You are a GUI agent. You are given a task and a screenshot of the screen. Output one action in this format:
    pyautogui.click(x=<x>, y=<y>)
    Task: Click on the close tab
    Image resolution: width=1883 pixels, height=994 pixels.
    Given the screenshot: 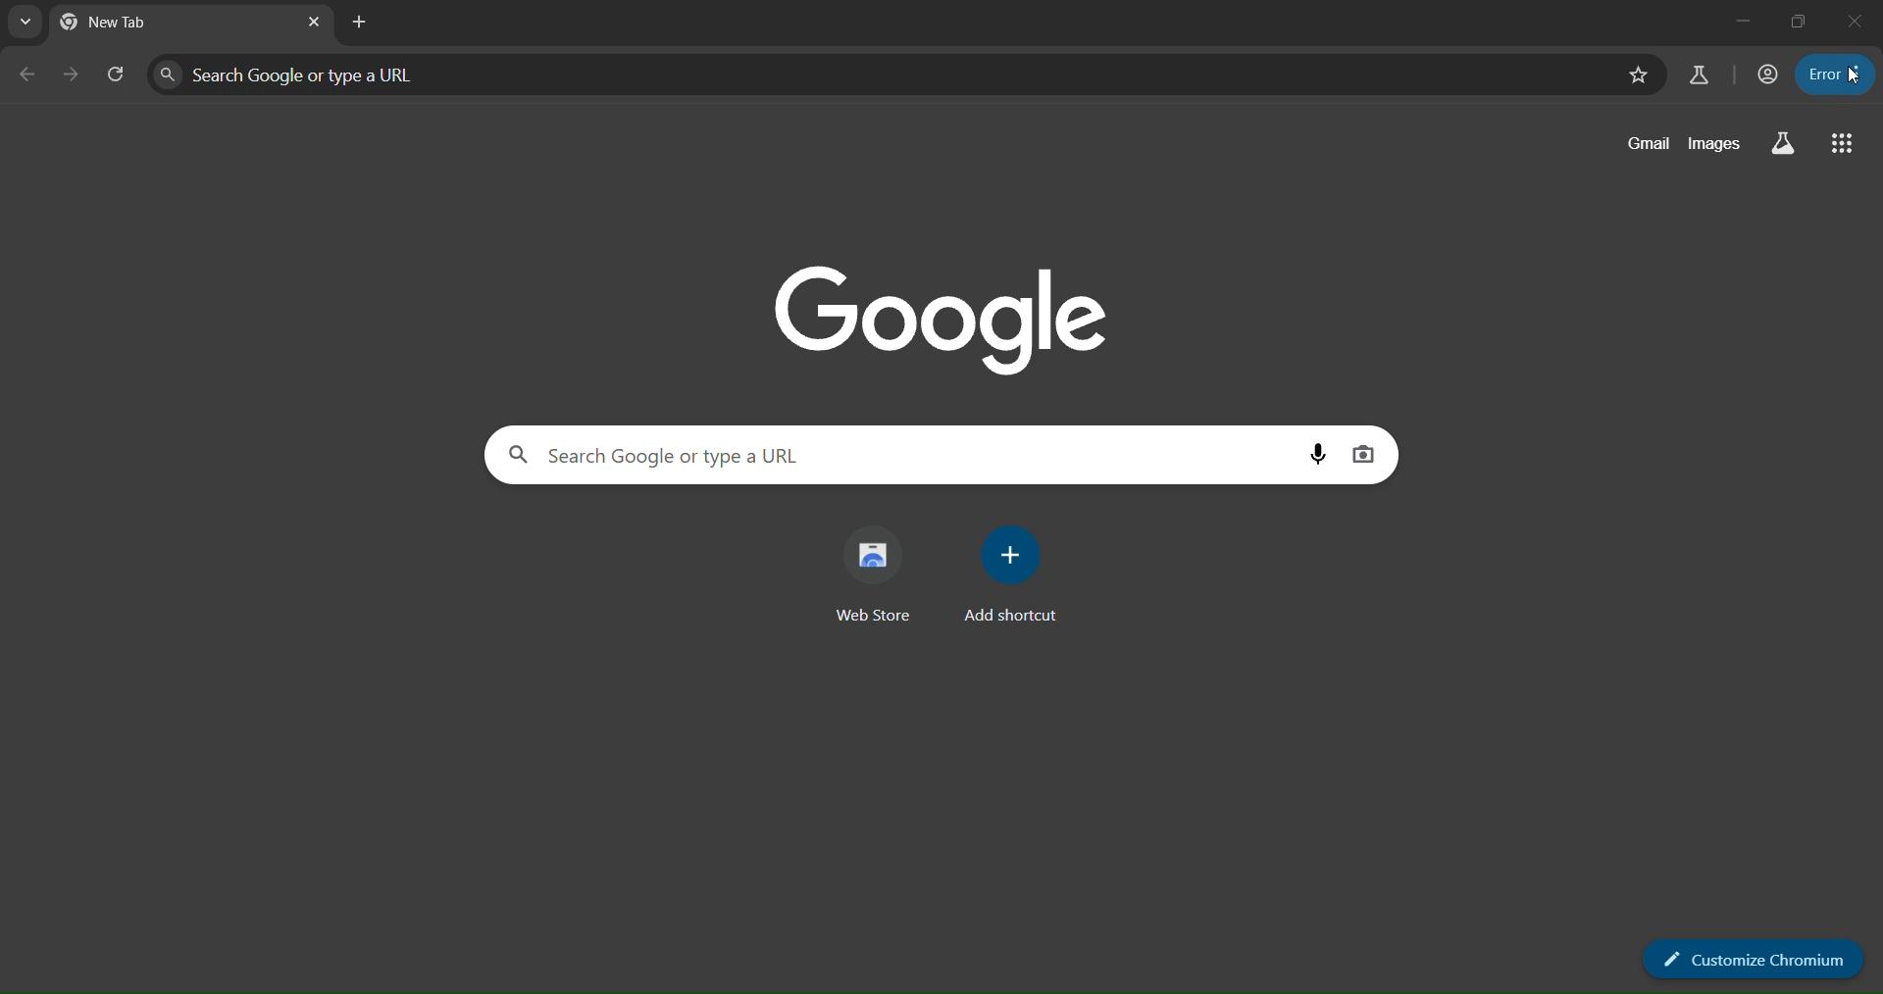 What is the action you would take?
    pyautogui.click(x=316, y=20)
    